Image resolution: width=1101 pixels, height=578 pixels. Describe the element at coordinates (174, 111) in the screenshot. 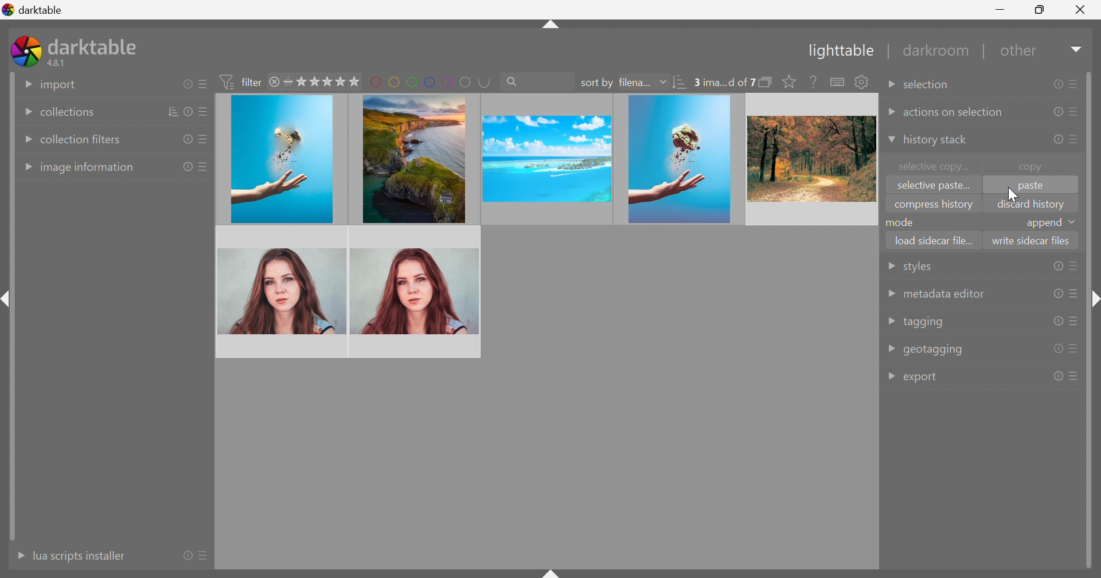

I see `sort` at that location.